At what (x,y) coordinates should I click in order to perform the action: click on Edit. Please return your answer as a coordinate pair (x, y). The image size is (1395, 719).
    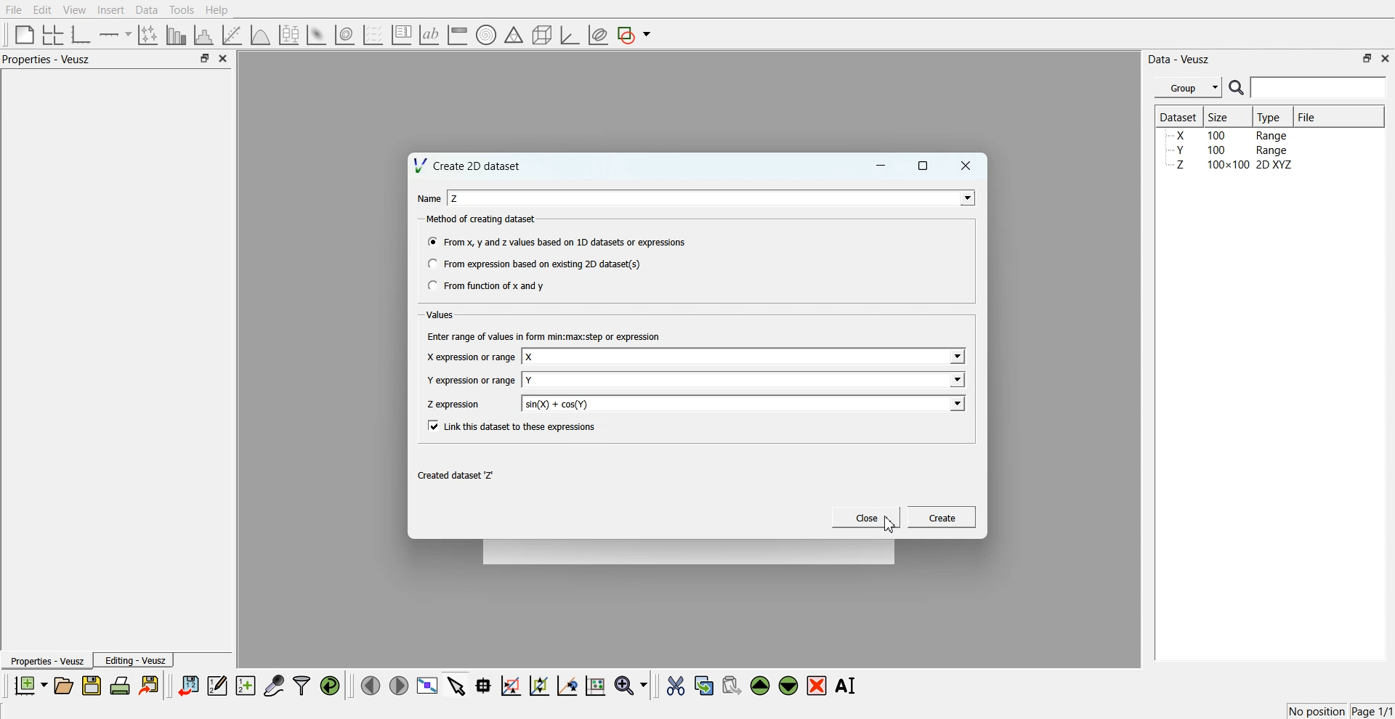
    Looking at the image, I should click on (41, 10).